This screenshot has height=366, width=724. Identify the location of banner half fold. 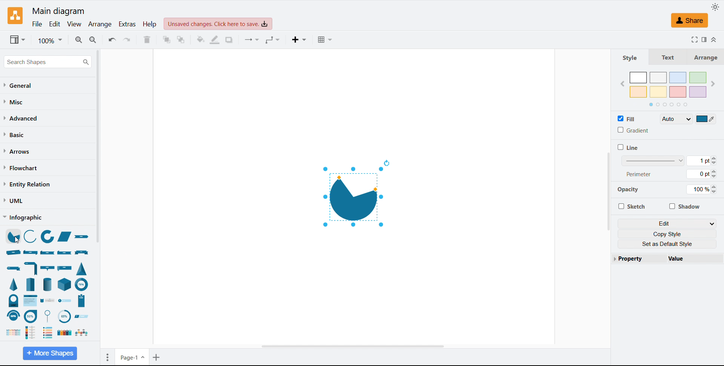
(31, 268).